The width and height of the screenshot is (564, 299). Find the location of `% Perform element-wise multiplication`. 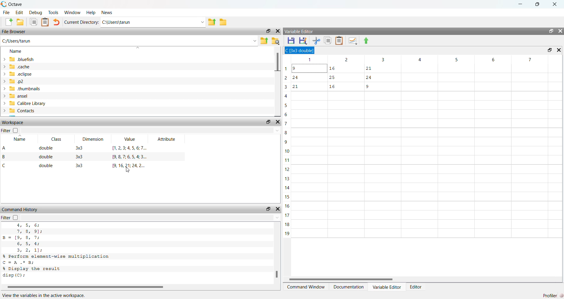

% Perform element-wise multiplication is located at coordinates (57, 256).